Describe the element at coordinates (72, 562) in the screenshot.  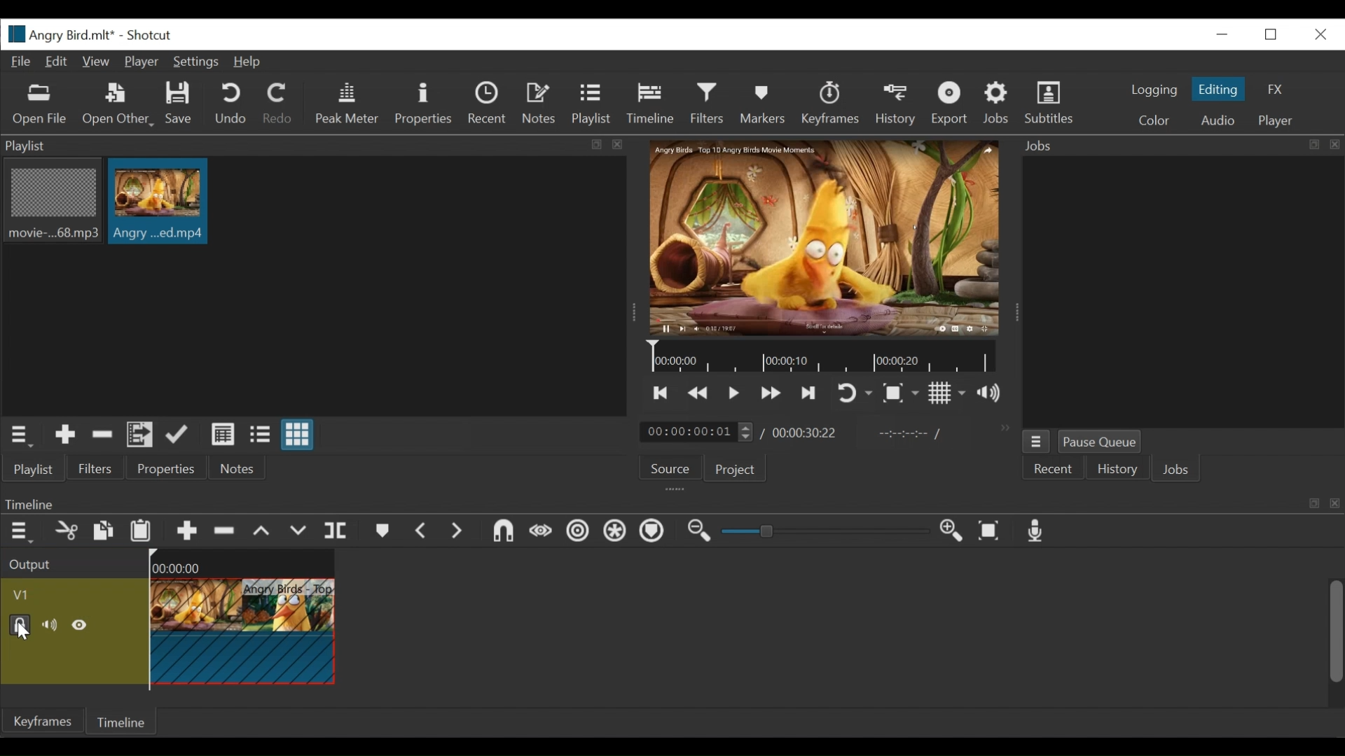
I see `Output` at that location.